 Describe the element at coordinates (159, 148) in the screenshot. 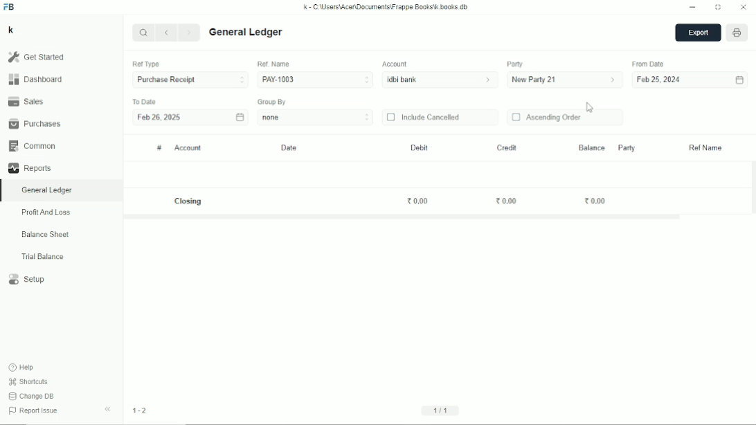

I see `#` at that location.